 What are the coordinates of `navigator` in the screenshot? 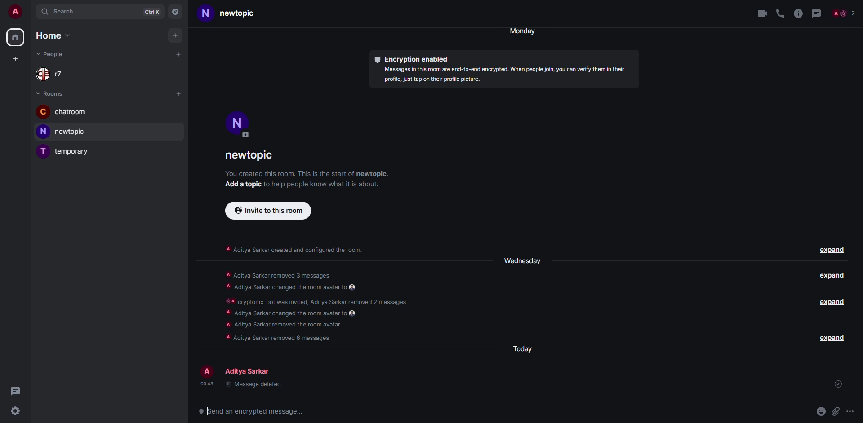 It's located at (176, 12).